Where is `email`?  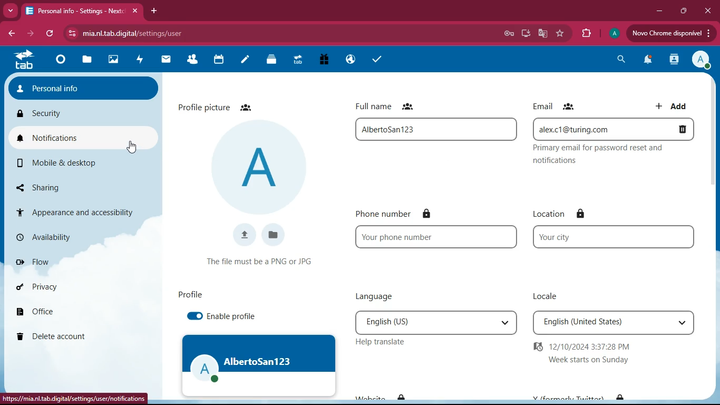 email is located at coordinates (614, 130).